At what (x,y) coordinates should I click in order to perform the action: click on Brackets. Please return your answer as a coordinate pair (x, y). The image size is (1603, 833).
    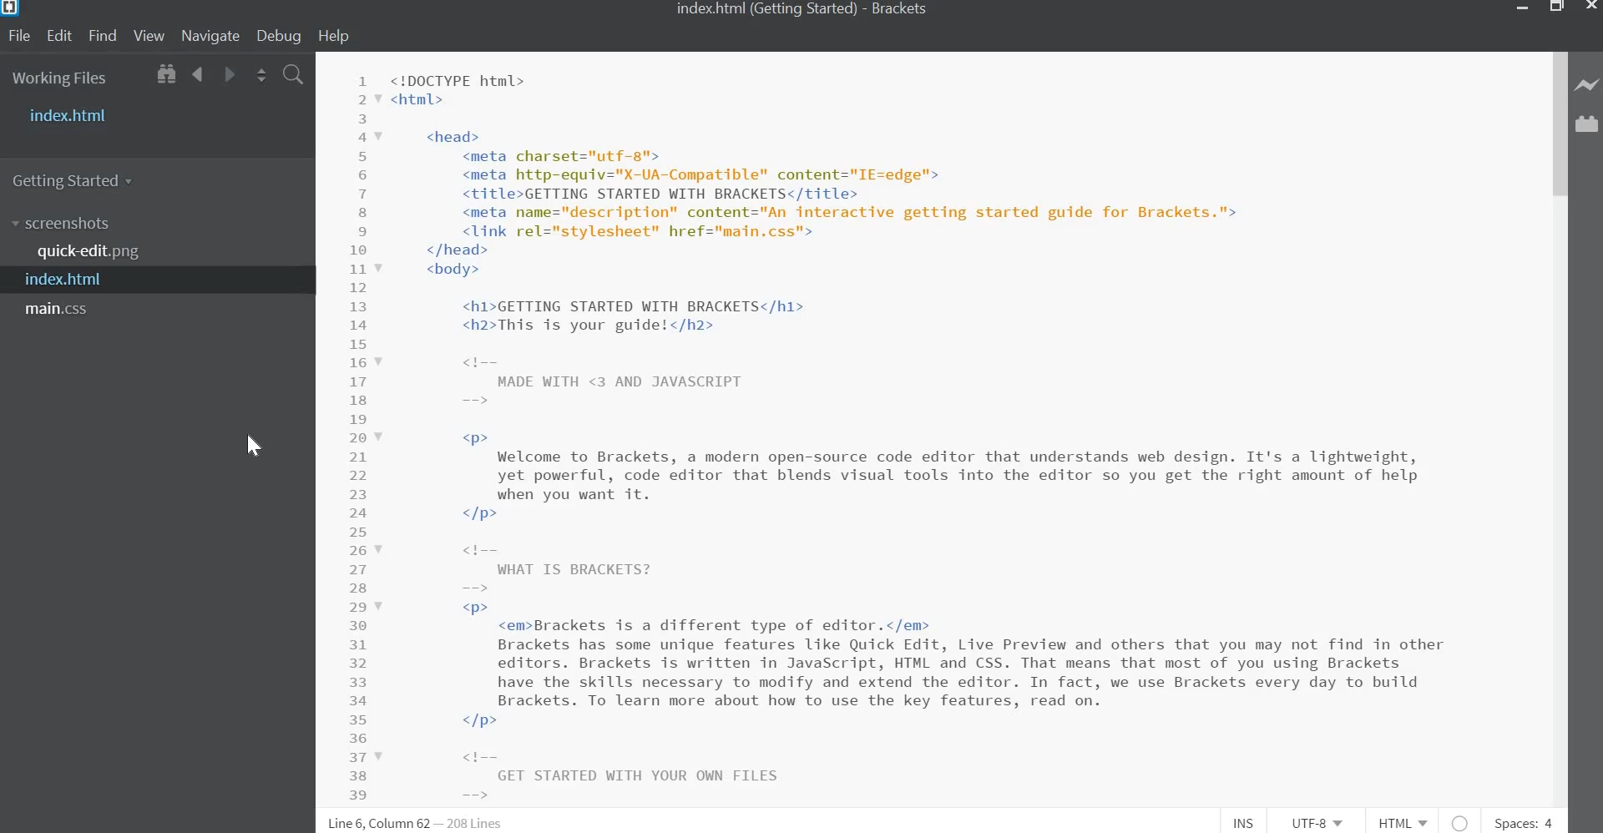
    Looking at the image, I should click on (903, 11).